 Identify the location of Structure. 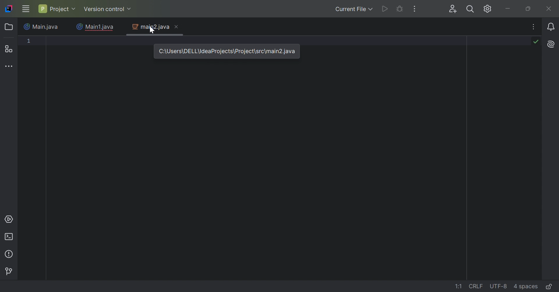
(8, 48).